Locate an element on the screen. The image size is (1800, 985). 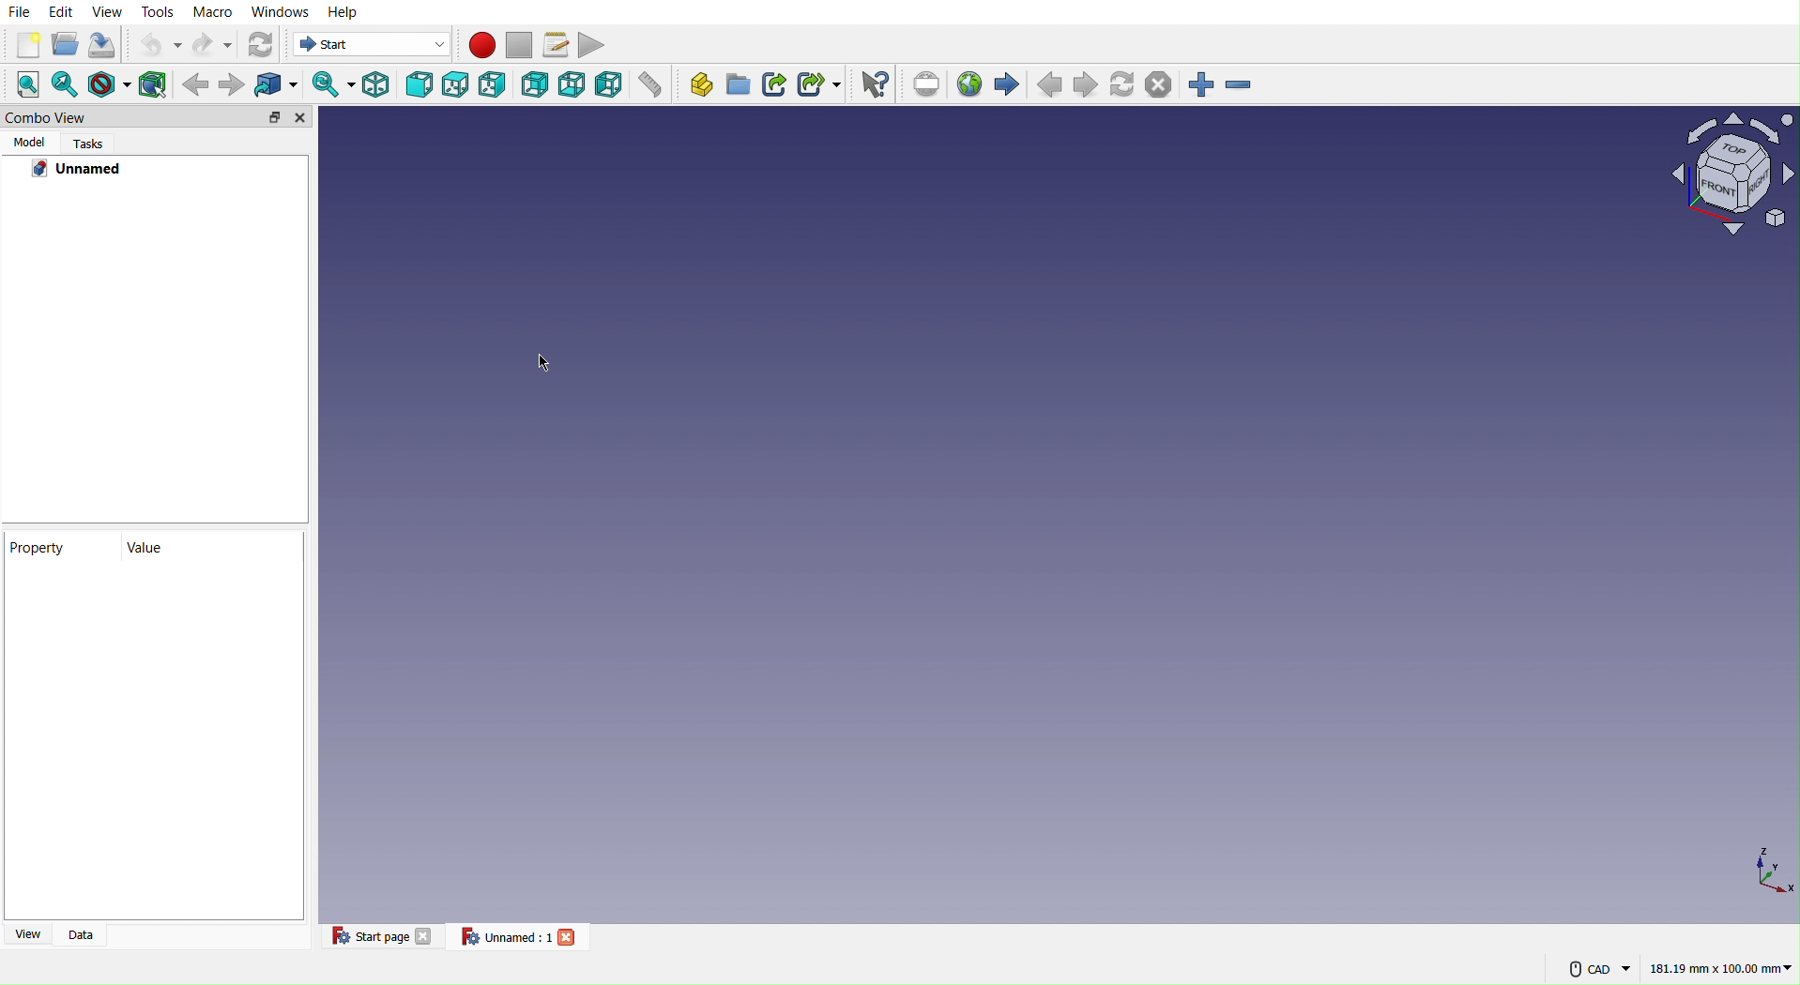
View is located at coordinates (24, 936).